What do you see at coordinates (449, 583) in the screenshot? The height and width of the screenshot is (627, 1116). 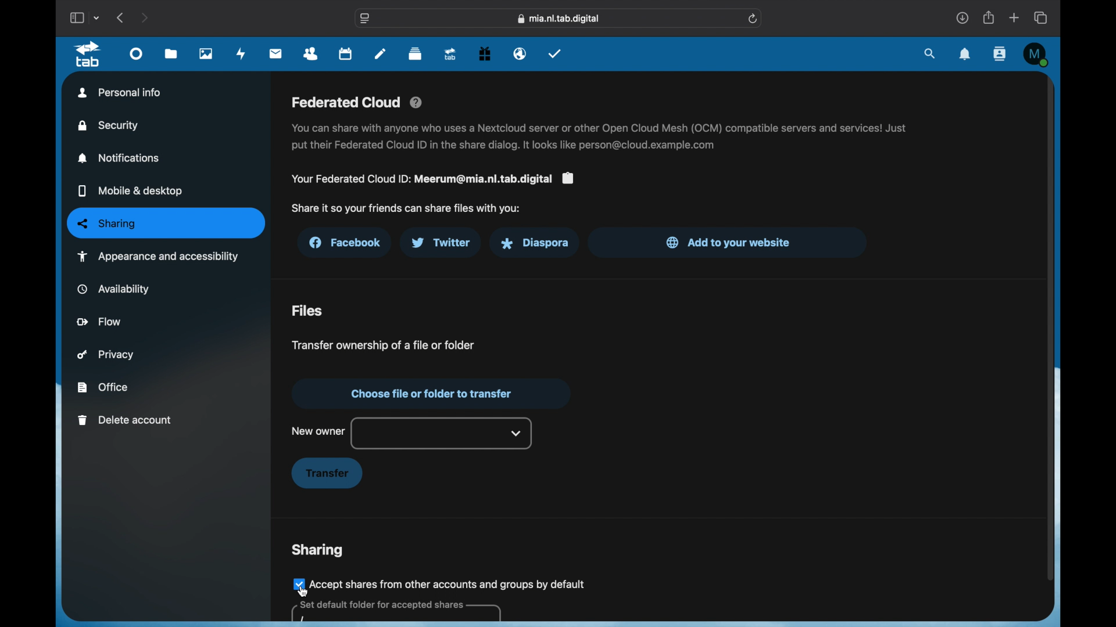 I see `accept shares foremother accounts and groups by default` at bounding box center [449, 583].